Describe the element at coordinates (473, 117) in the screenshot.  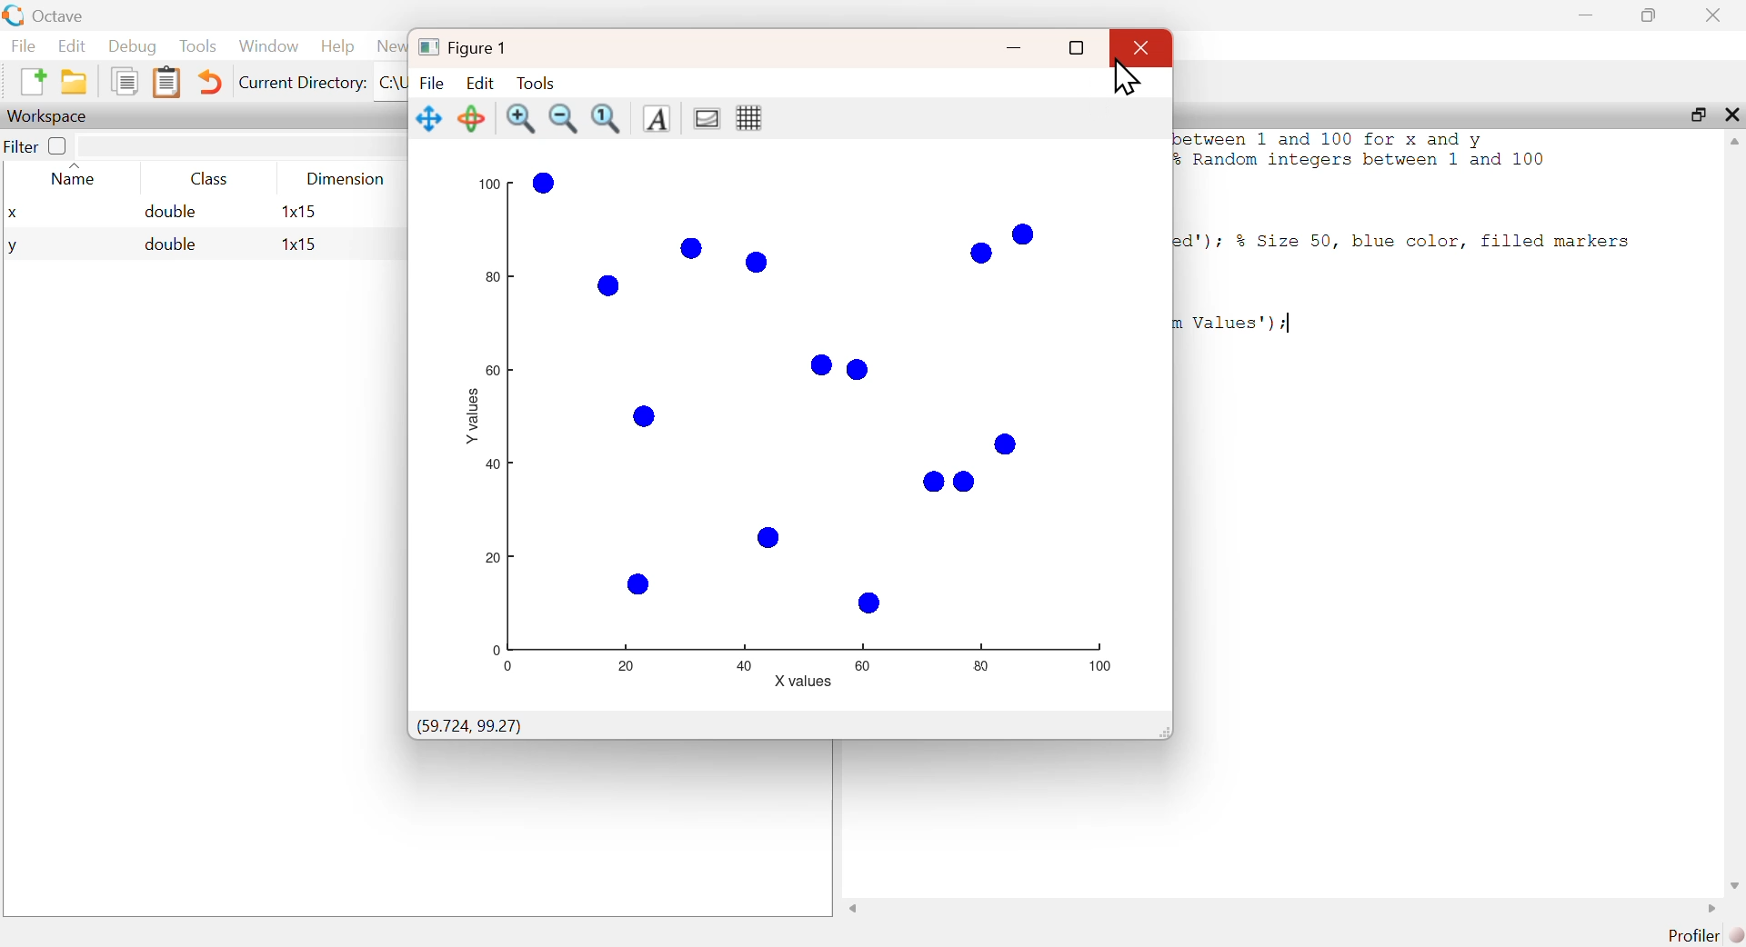
I see `Rotate tool` at that location.